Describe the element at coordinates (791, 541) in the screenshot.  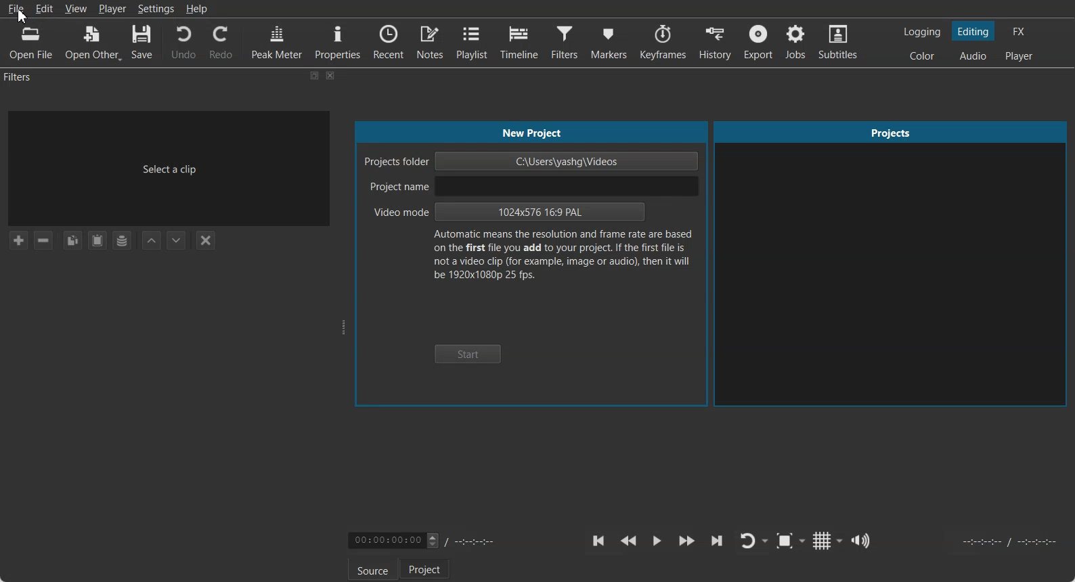
I see `Toggle zoom` at that location.